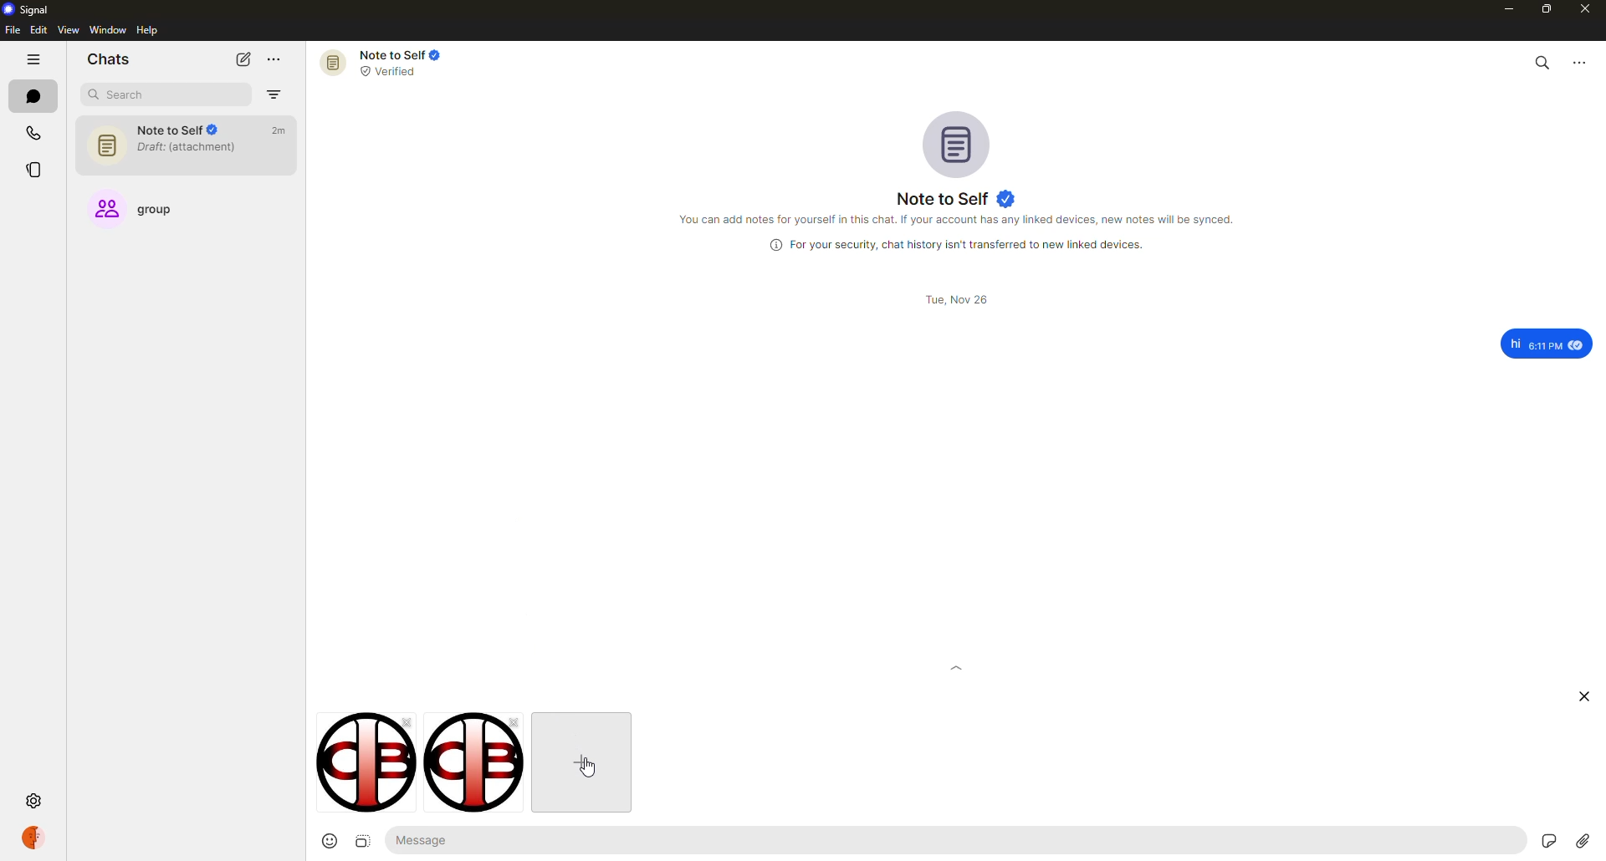 This screenshot has width=1606, height=861. I want to click on image, so click(468, 764).